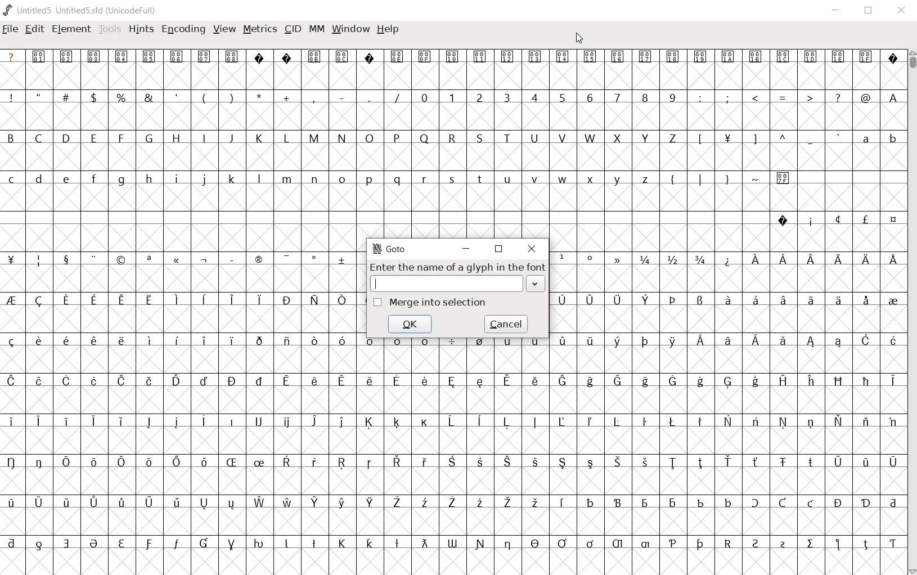  What do you see at coordinates (422, 138) in the screenshot?
I see `Q` at bounding box center [422, 138].